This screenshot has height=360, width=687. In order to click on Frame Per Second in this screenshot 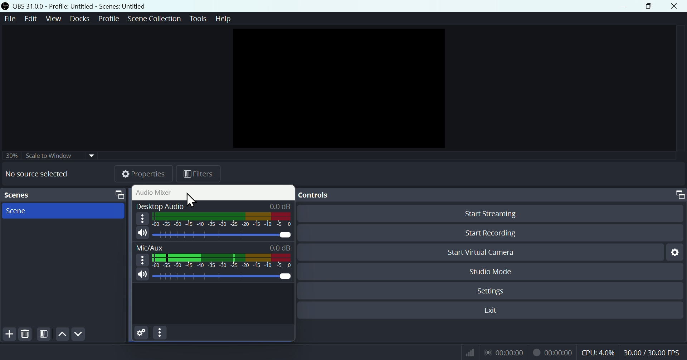, I will do `click(652, 352)`.